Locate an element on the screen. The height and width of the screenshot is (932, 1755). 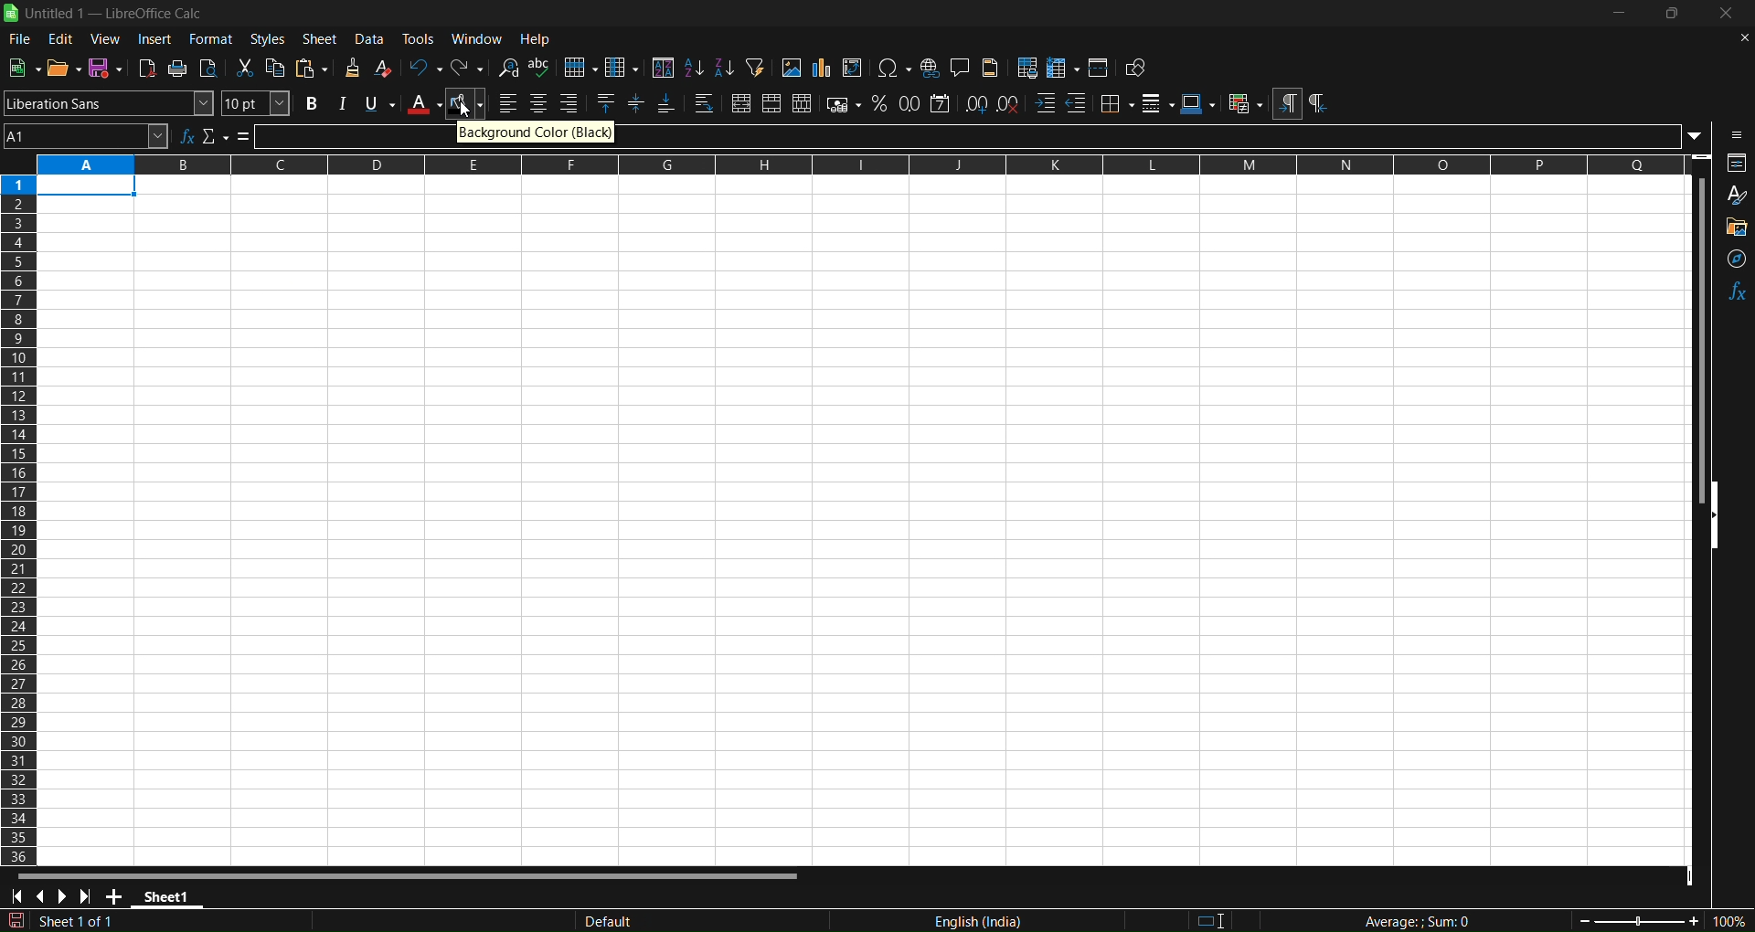
unmerge cells is located at coordinates (802, 104).